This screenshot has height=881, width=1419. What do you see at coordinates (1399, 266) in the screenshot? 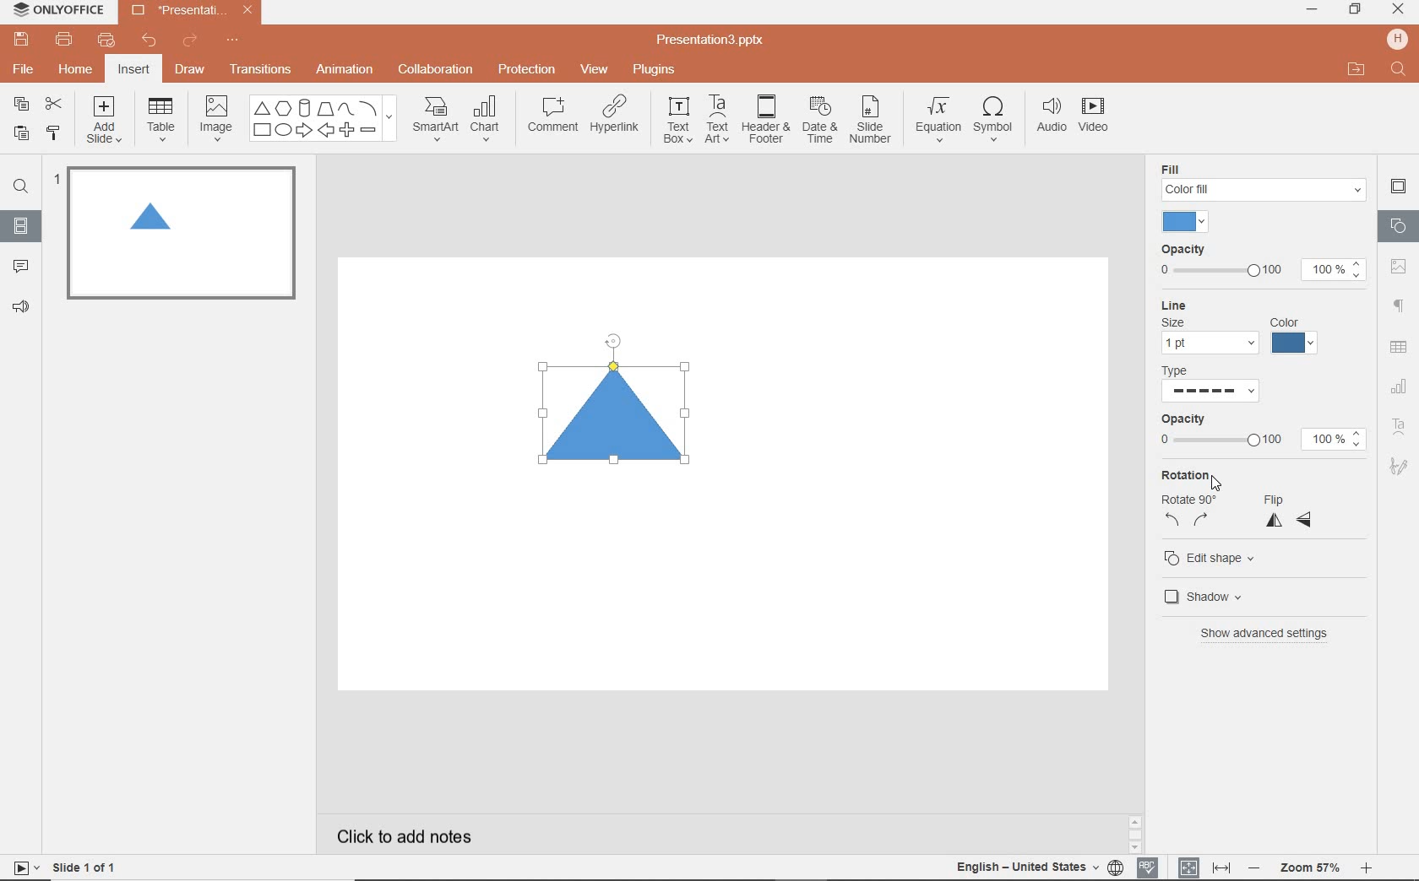
I see `IMAGE SETTINGS` at bounding box center [1399, 266].